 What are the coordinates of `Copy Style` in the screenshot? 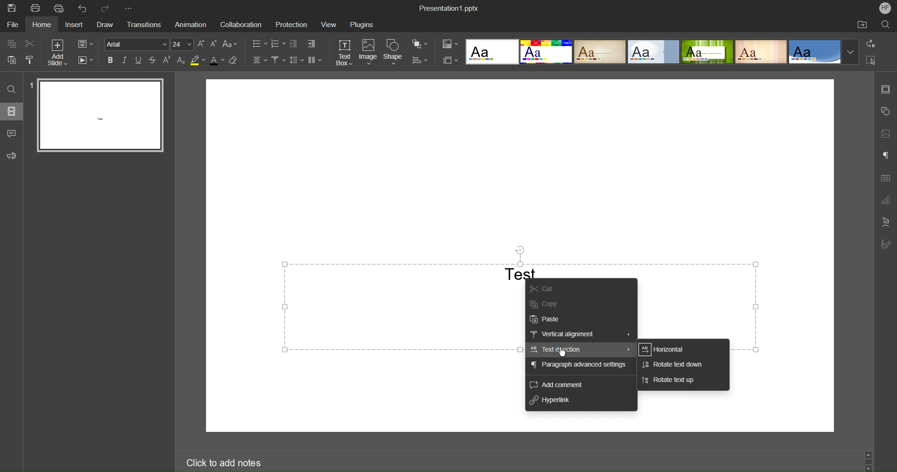 It's located at (30, 60).